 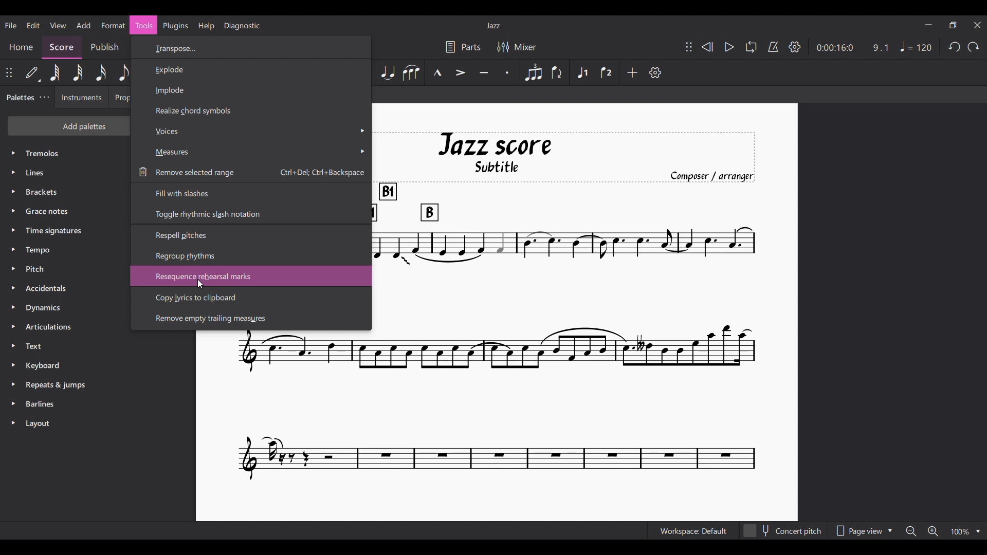 What do you see at coordinates (252, 48) in the screenshot?
I see `Transpose` at bounding box center [252, 48].